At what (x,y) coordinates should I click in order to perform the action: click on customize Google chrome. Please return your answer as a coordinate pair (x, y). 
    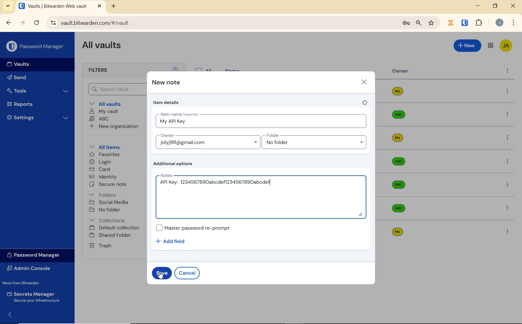
    Looking at the image, I should click on (513, 23).